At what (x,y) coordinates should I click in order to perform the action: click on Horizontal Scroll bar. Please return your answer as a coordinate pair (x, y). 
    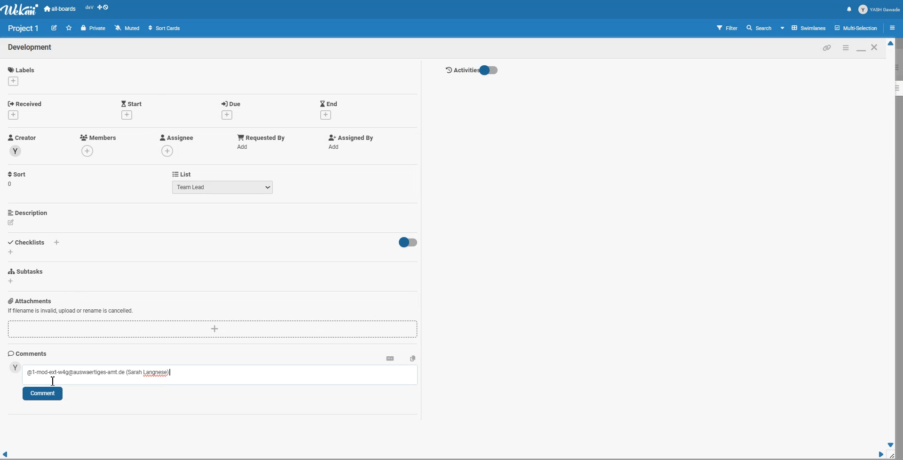
    Looking at the image, I should click on (442, 455).